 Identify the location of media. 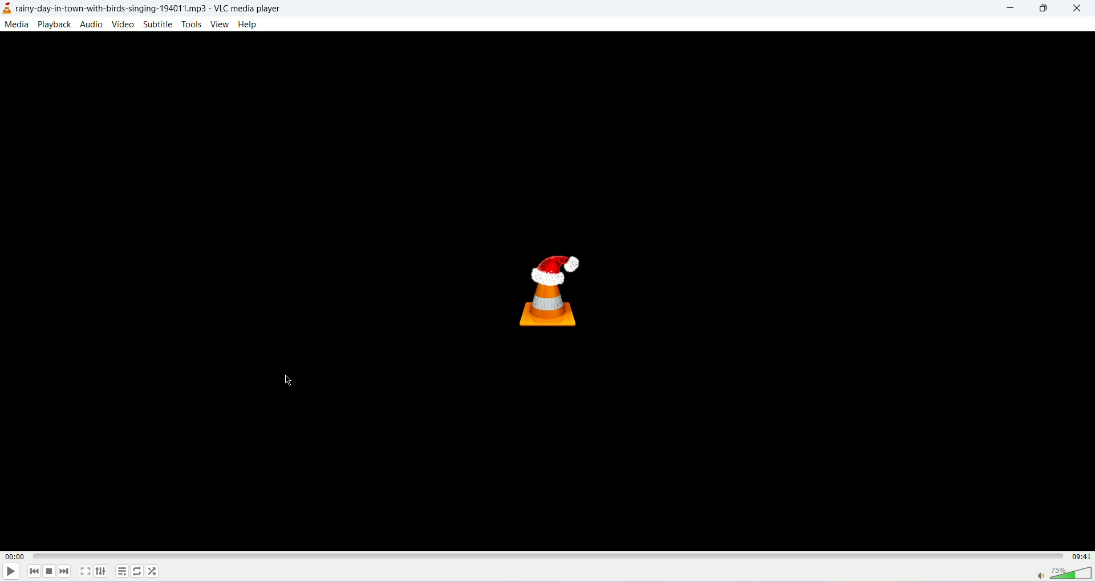
(19, 25).